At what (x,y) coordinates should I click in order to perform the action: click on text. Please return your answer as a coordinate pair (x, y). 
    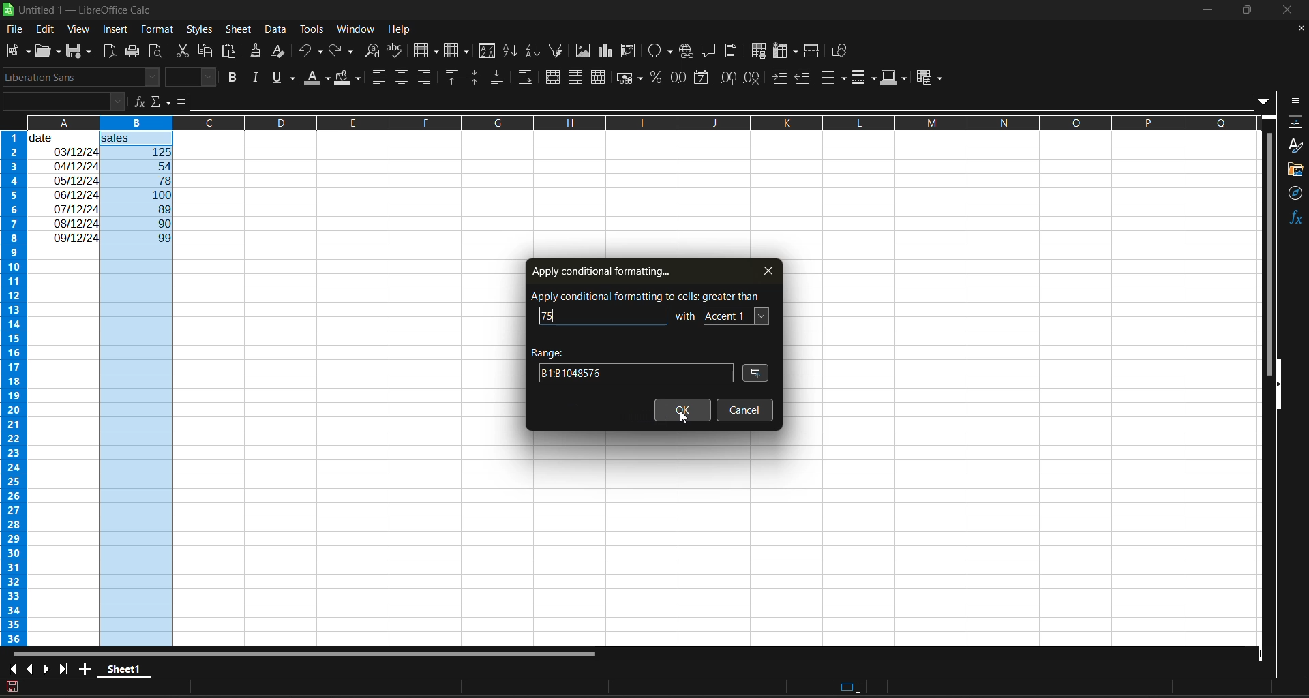
    Looking at the image, I should click on (647, 295).